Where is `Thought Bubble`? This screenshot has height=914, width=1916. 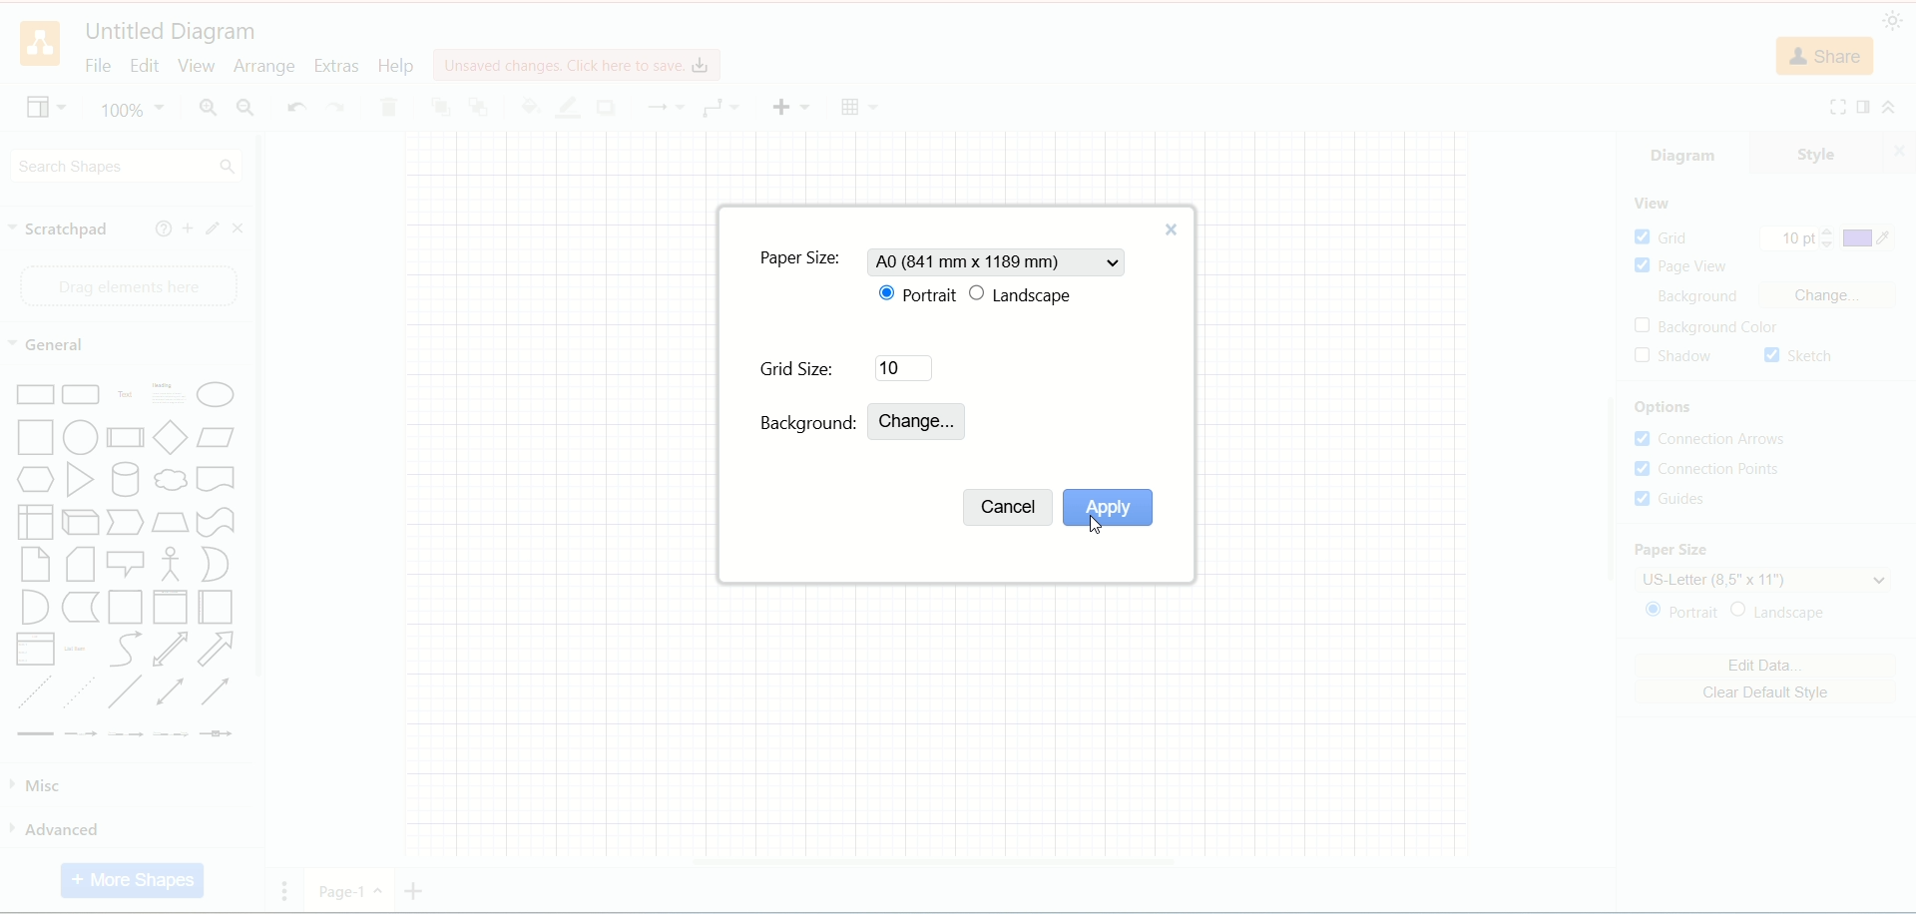
Thought Bubble is located at coordinates (172, 482).